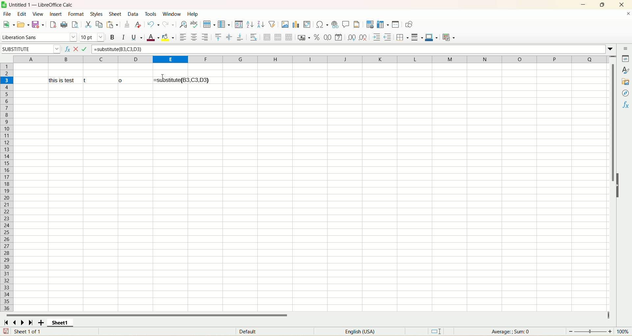 This screenshot has width=632, height=336. I want to click on expand formulabar, so click(611, 50).